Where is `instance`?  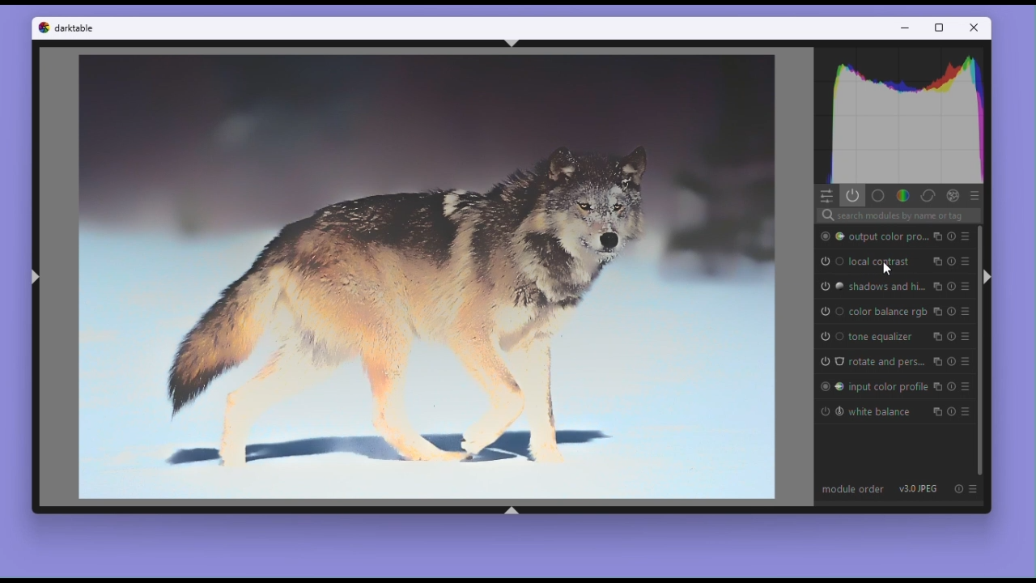
instance is located at coordinates (939, 363).